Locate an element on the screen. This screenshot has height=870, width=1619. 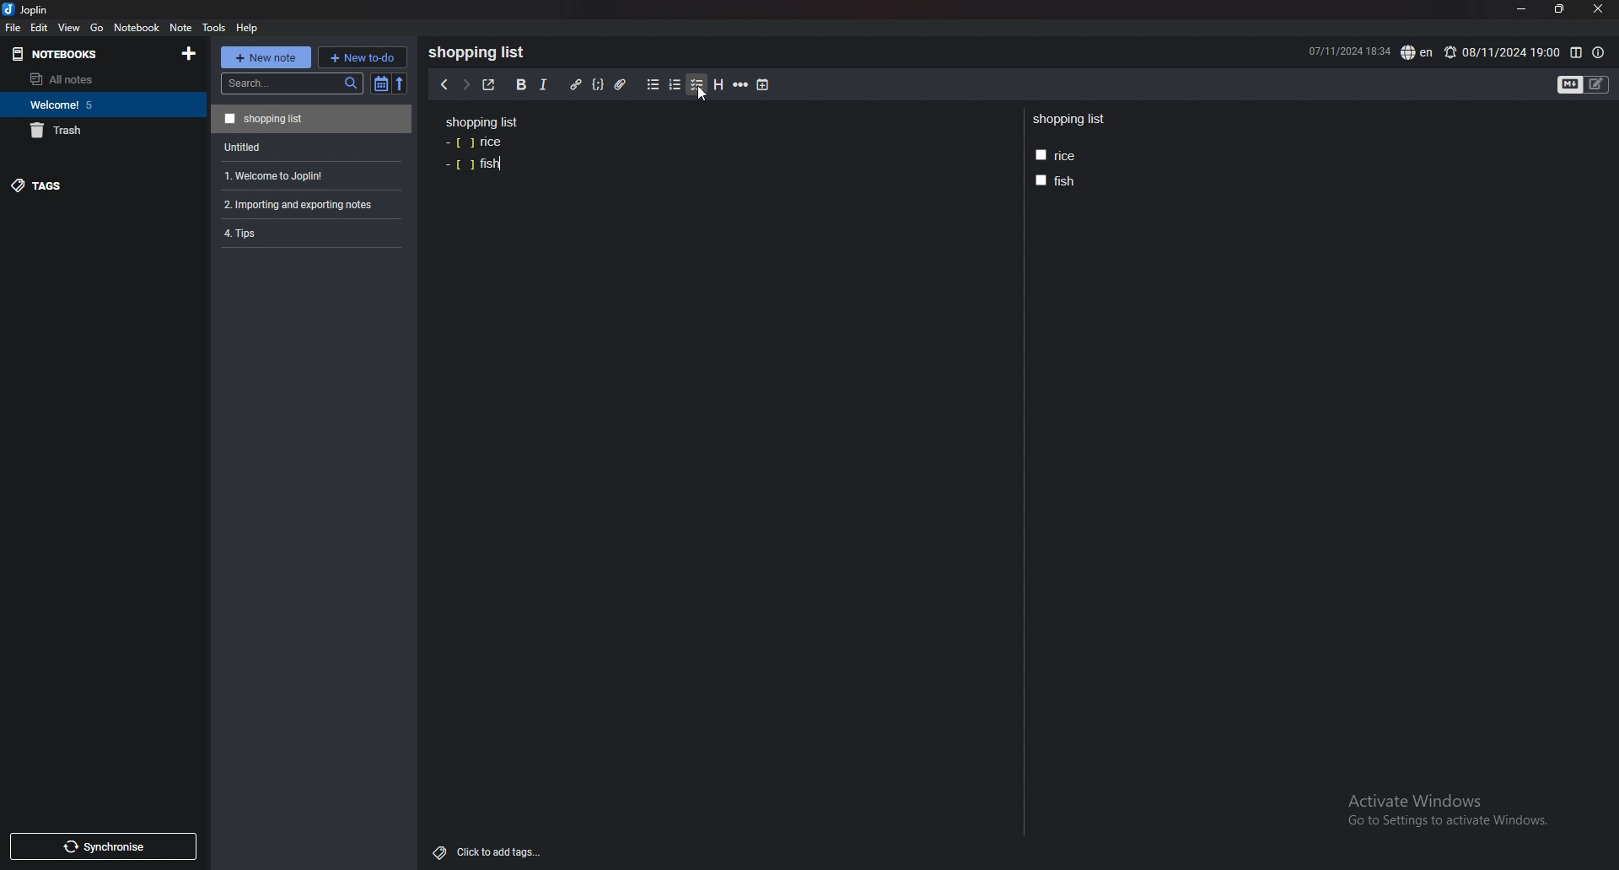
resize is located at coordinates (1558, 9).